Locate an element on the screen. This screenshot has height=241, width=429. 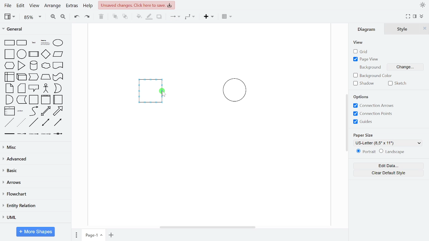
curve is located at coordinates (34, 111).